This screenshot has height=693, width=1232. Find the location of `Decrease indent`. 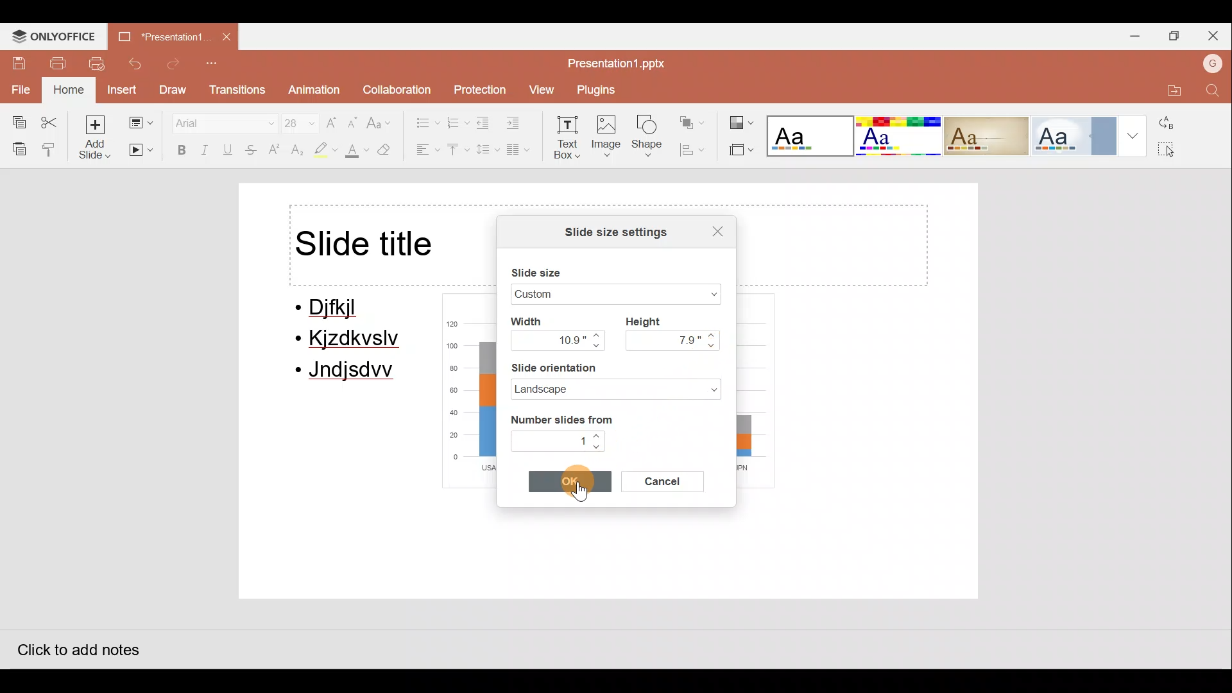

Decrease indent is located at coordinates (485, 123).